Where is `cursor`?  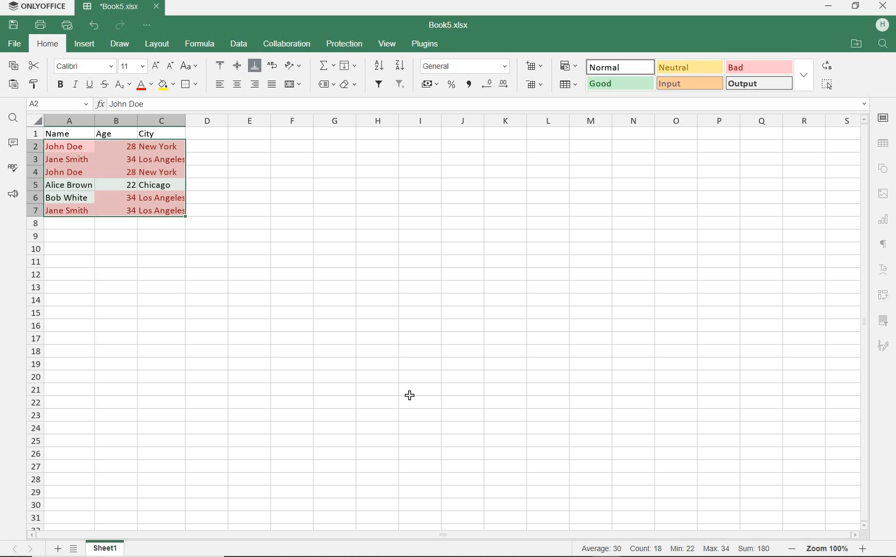 cursor is located at coordinates (412, 394).